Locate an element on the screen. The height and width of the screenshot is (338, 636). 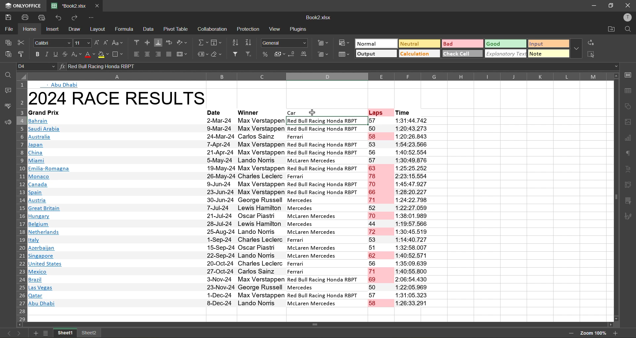
fields is located at coordinates (218, 44).